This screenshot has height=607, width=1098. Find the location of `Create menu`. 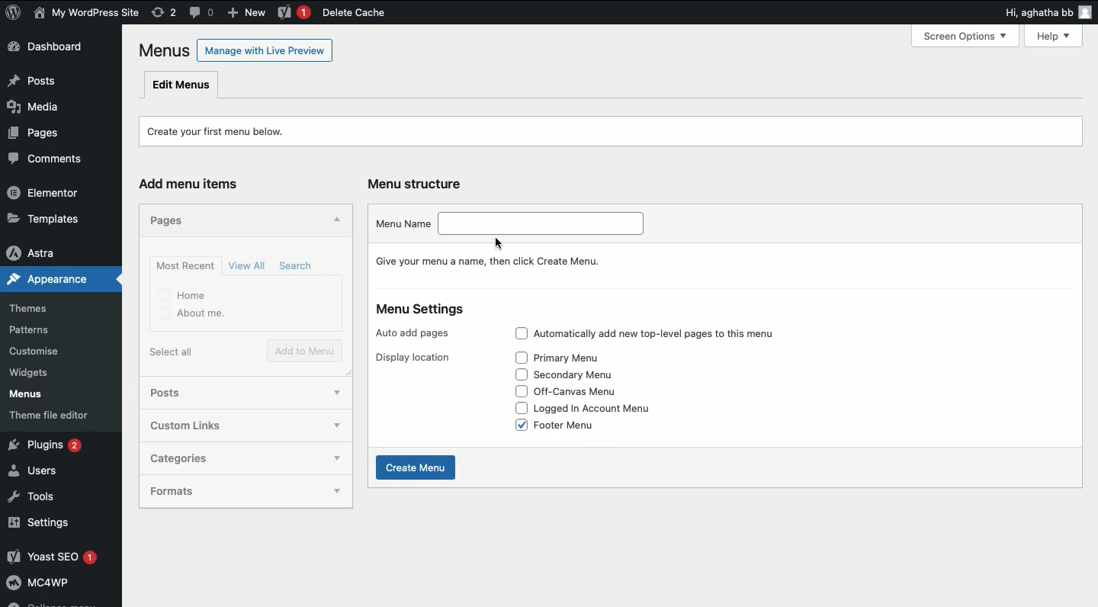

Create menu is located at coordinates (416, 468).